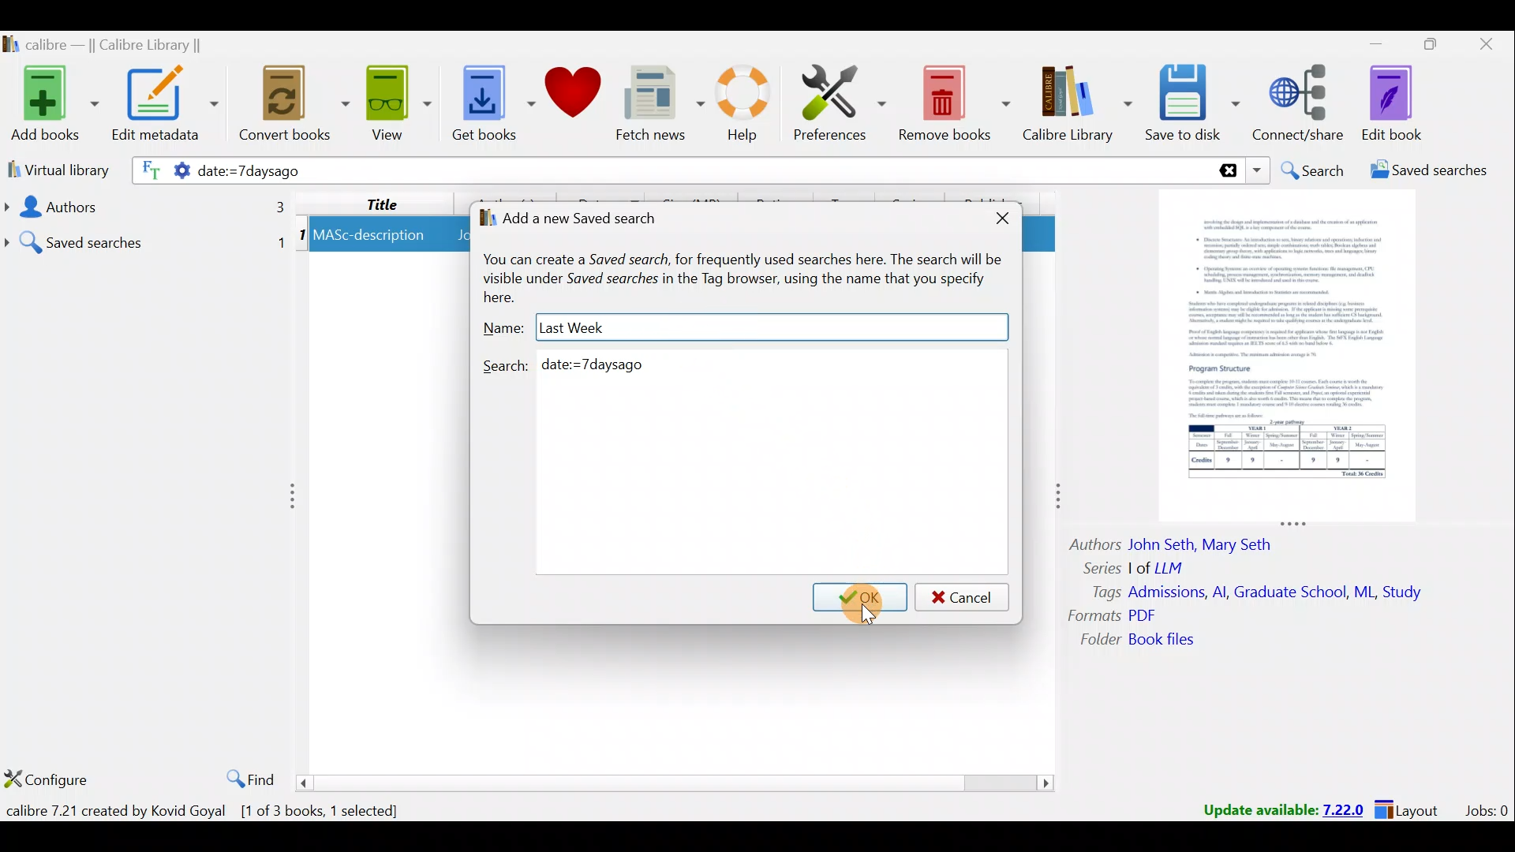 The width and height of the screenshot is (1515, 852). I want to click on Find, so click(246, 776).